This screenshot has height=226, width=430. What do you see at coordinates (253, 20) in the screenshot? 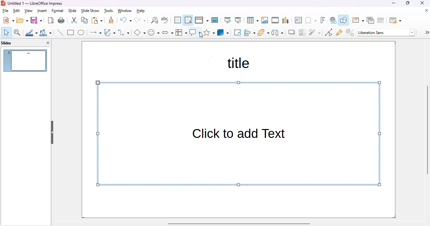
I see `table` at bounding box center [253, 20].